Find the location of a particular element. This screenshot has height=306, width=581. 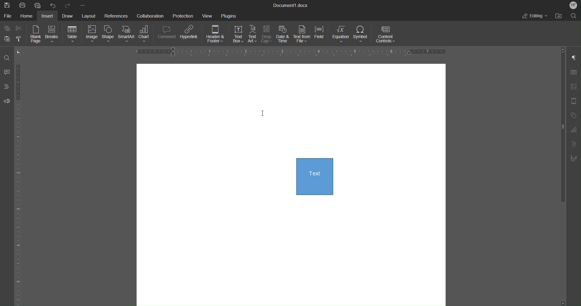

Draw is located at coordinates (69, 15).